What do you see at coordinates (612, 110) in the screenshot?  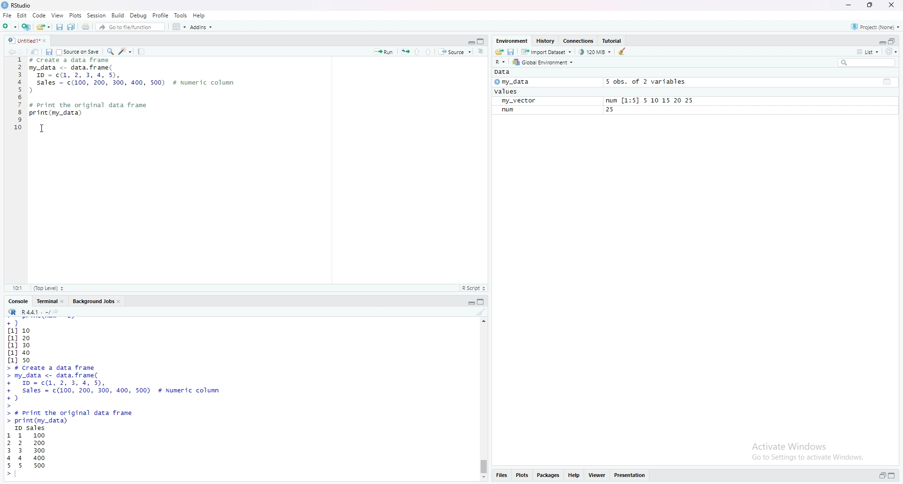 I see `25` at bounding box center [612, 110].